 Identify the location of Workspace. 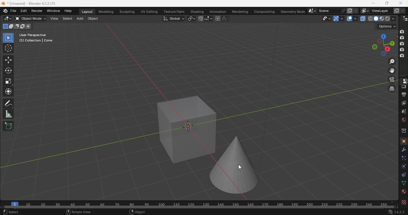
(193, 116).